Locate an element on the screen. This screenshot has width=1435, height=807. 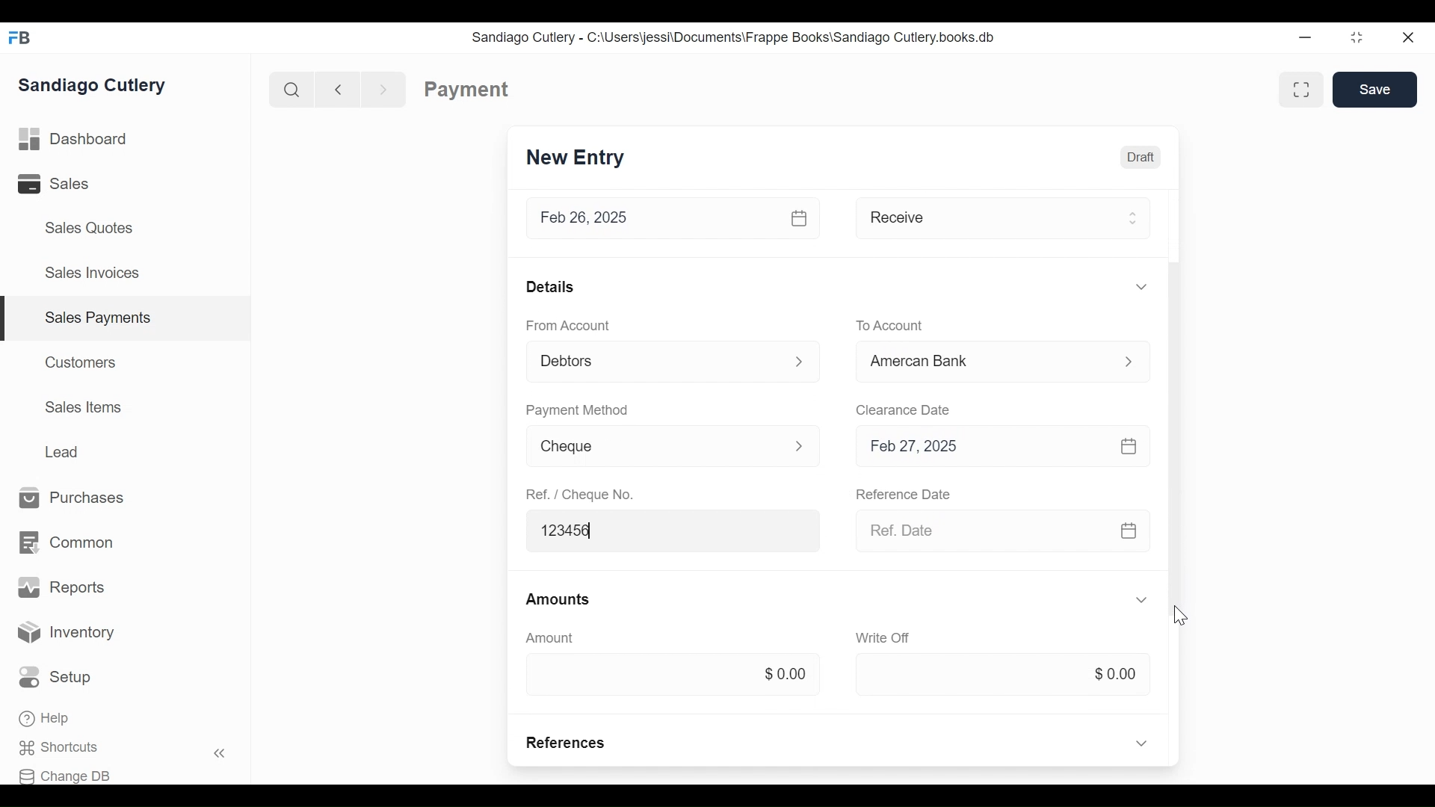
From Account is located at coordinates (567, 324).